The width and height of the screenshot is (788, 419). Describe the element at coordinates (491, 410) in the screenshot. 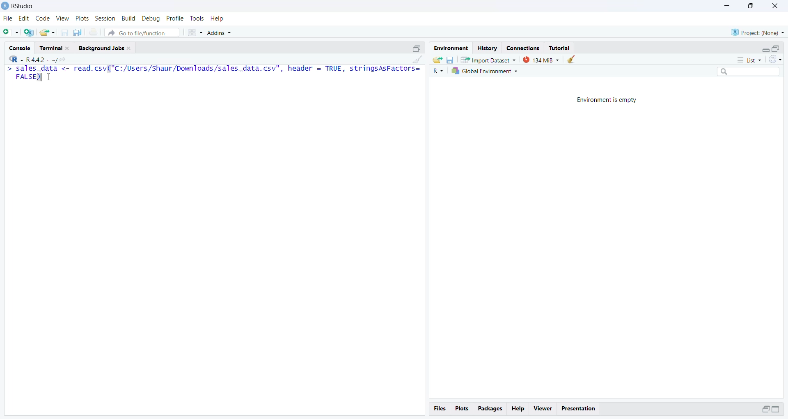

I see `Packages` at that location.